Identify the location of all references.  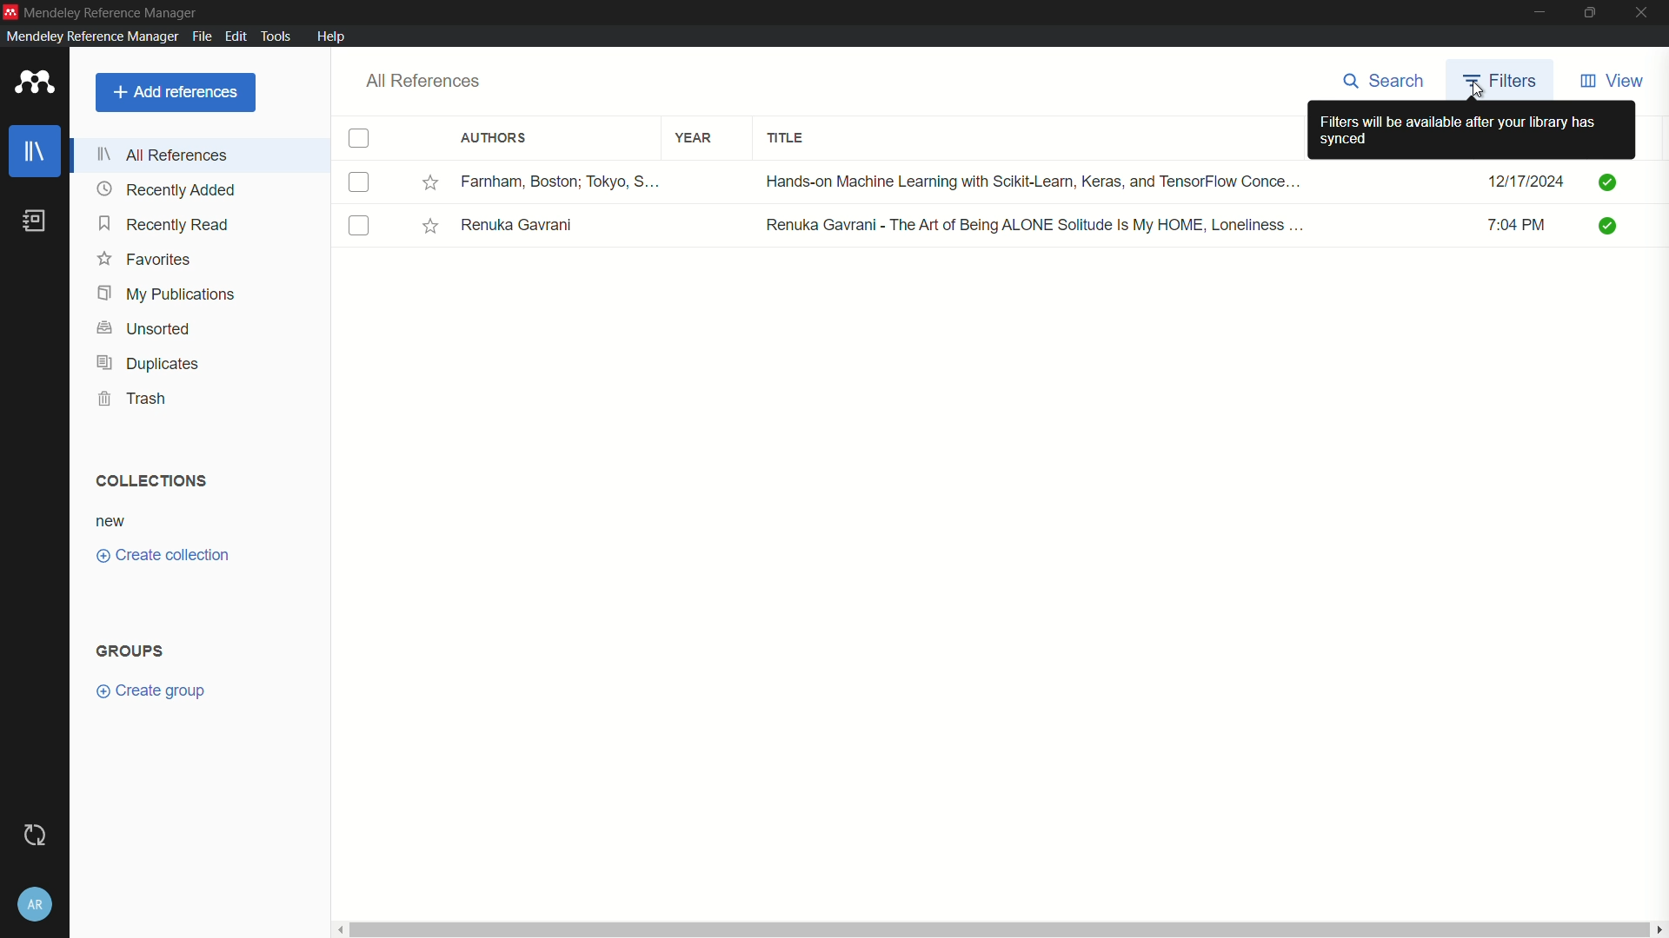
(163, 155).